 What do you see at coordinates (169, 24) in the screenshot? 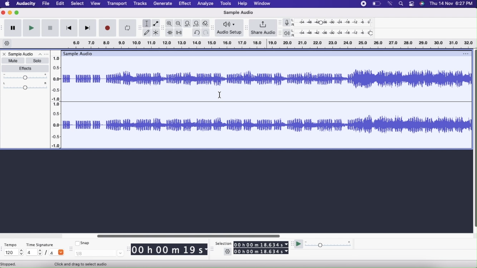
I see `Zoom In` at bounding box center [169, 24].